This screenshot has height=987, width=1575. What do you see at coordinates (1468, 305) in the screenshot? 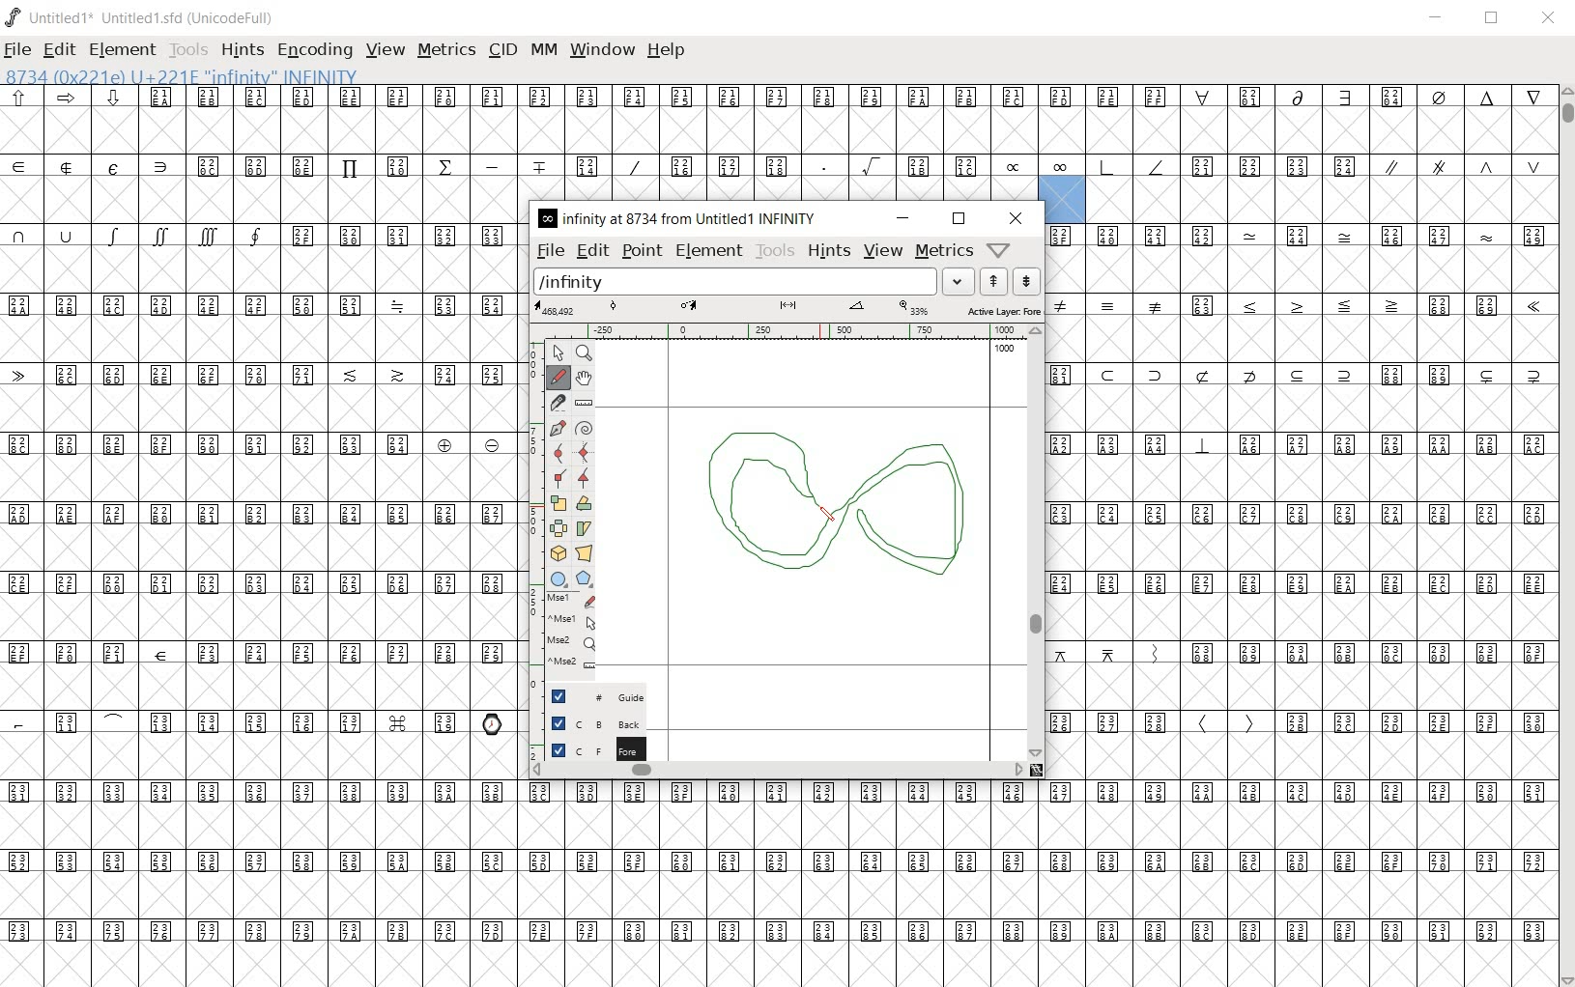
I see `Unicode code points` at bounding box center [1468, 305].